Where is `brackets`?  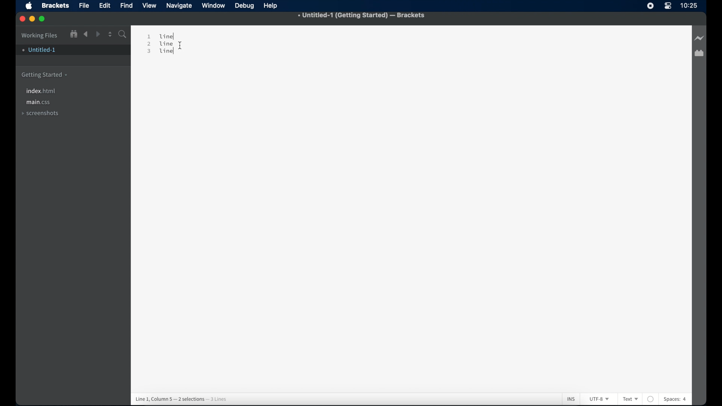 brackets is located at coordinates (56, 5).